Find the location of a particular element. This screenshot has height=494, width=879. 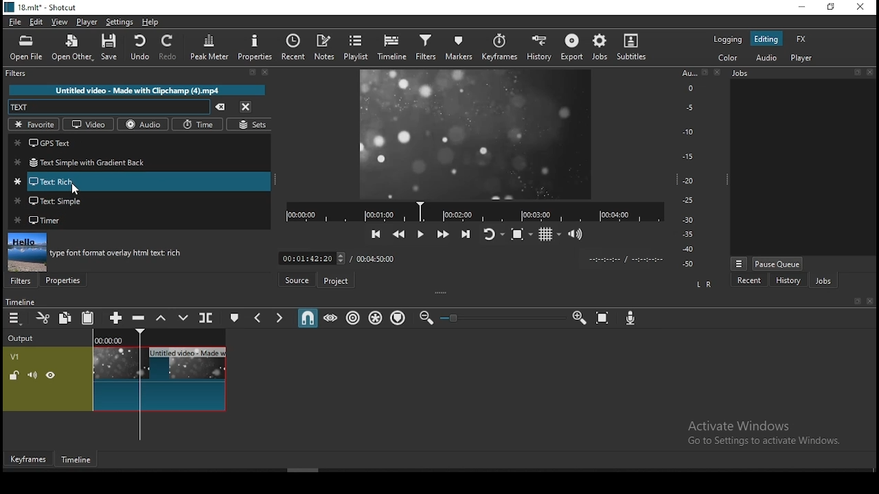

Audio Level is located at coordinates (693, 169).